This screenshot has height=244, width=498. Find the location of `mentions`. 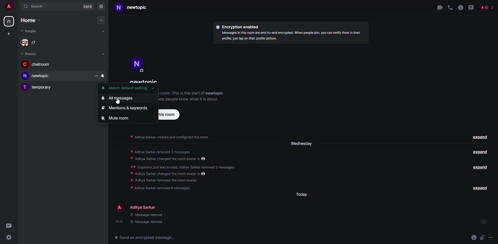

mentions is located at coordinates (125, 108).